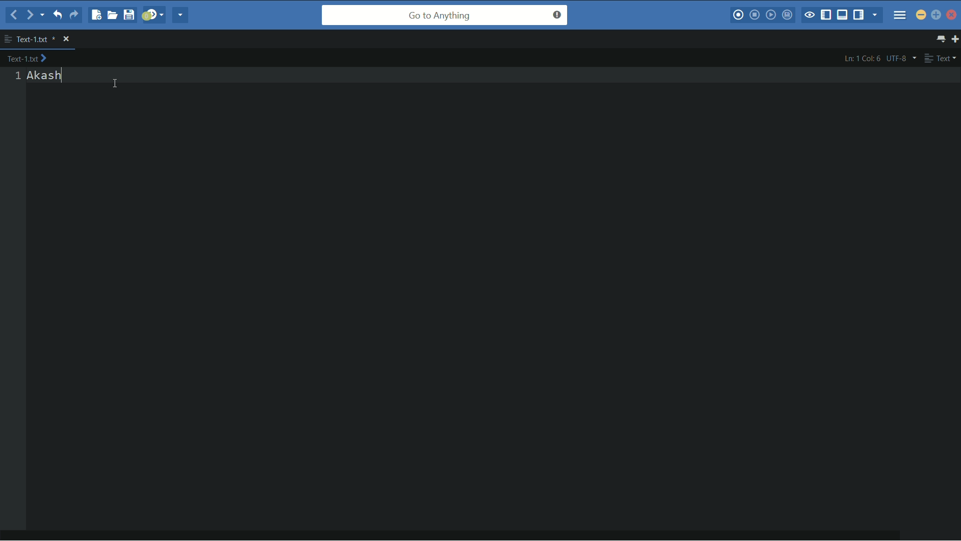 The image size is (961, 541). Describe the element at coordinates (941, 39) in the screenshot. I see `show all tab` at that location.